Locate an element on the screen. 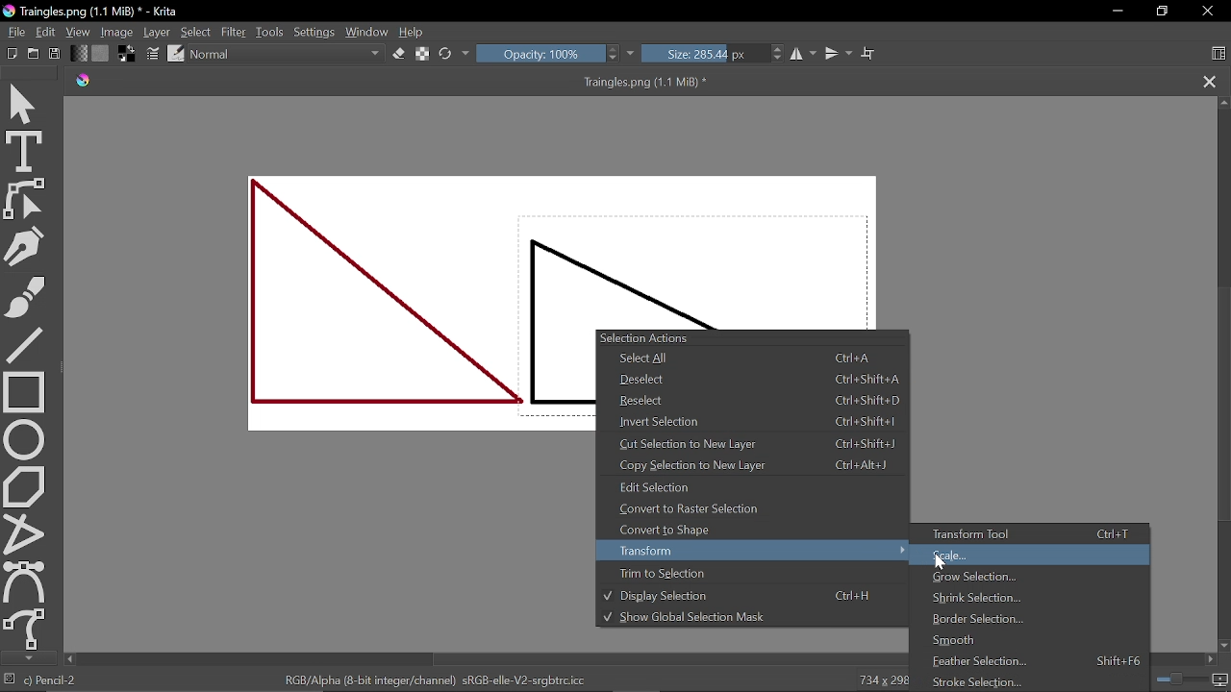  Gradient fill is located at coordinates (79, 54).